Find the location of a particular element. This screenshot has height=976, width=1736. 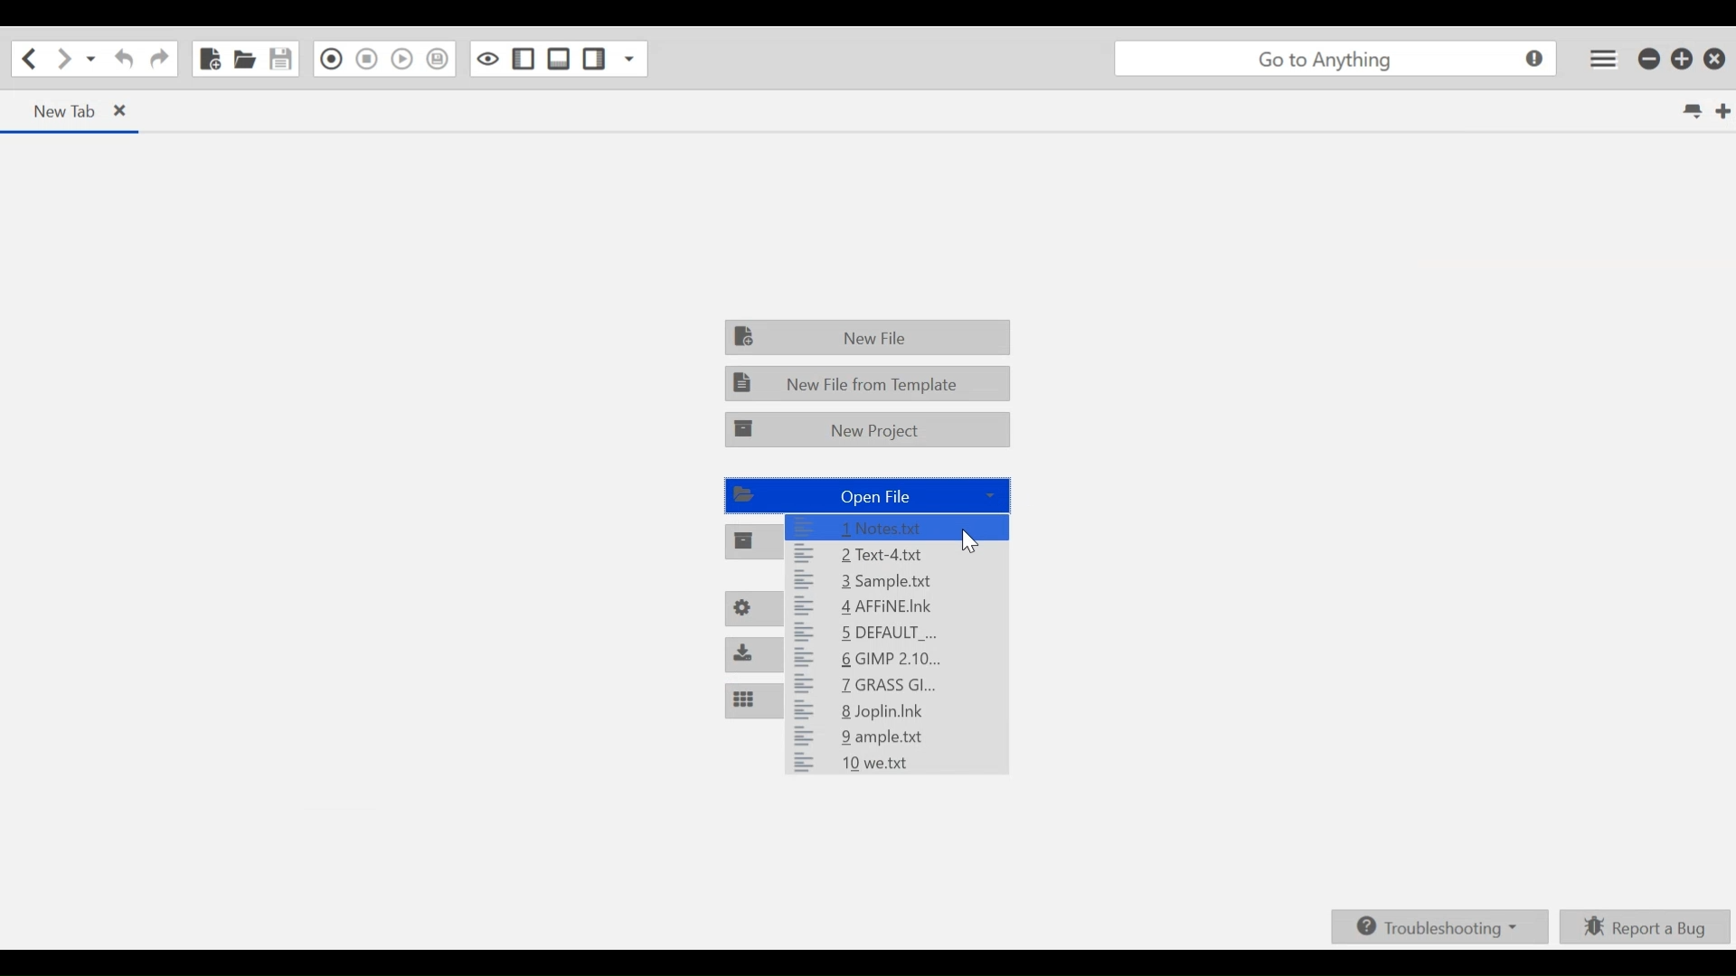

6 GIMP 2.10... is located at coordinates (901, 658).